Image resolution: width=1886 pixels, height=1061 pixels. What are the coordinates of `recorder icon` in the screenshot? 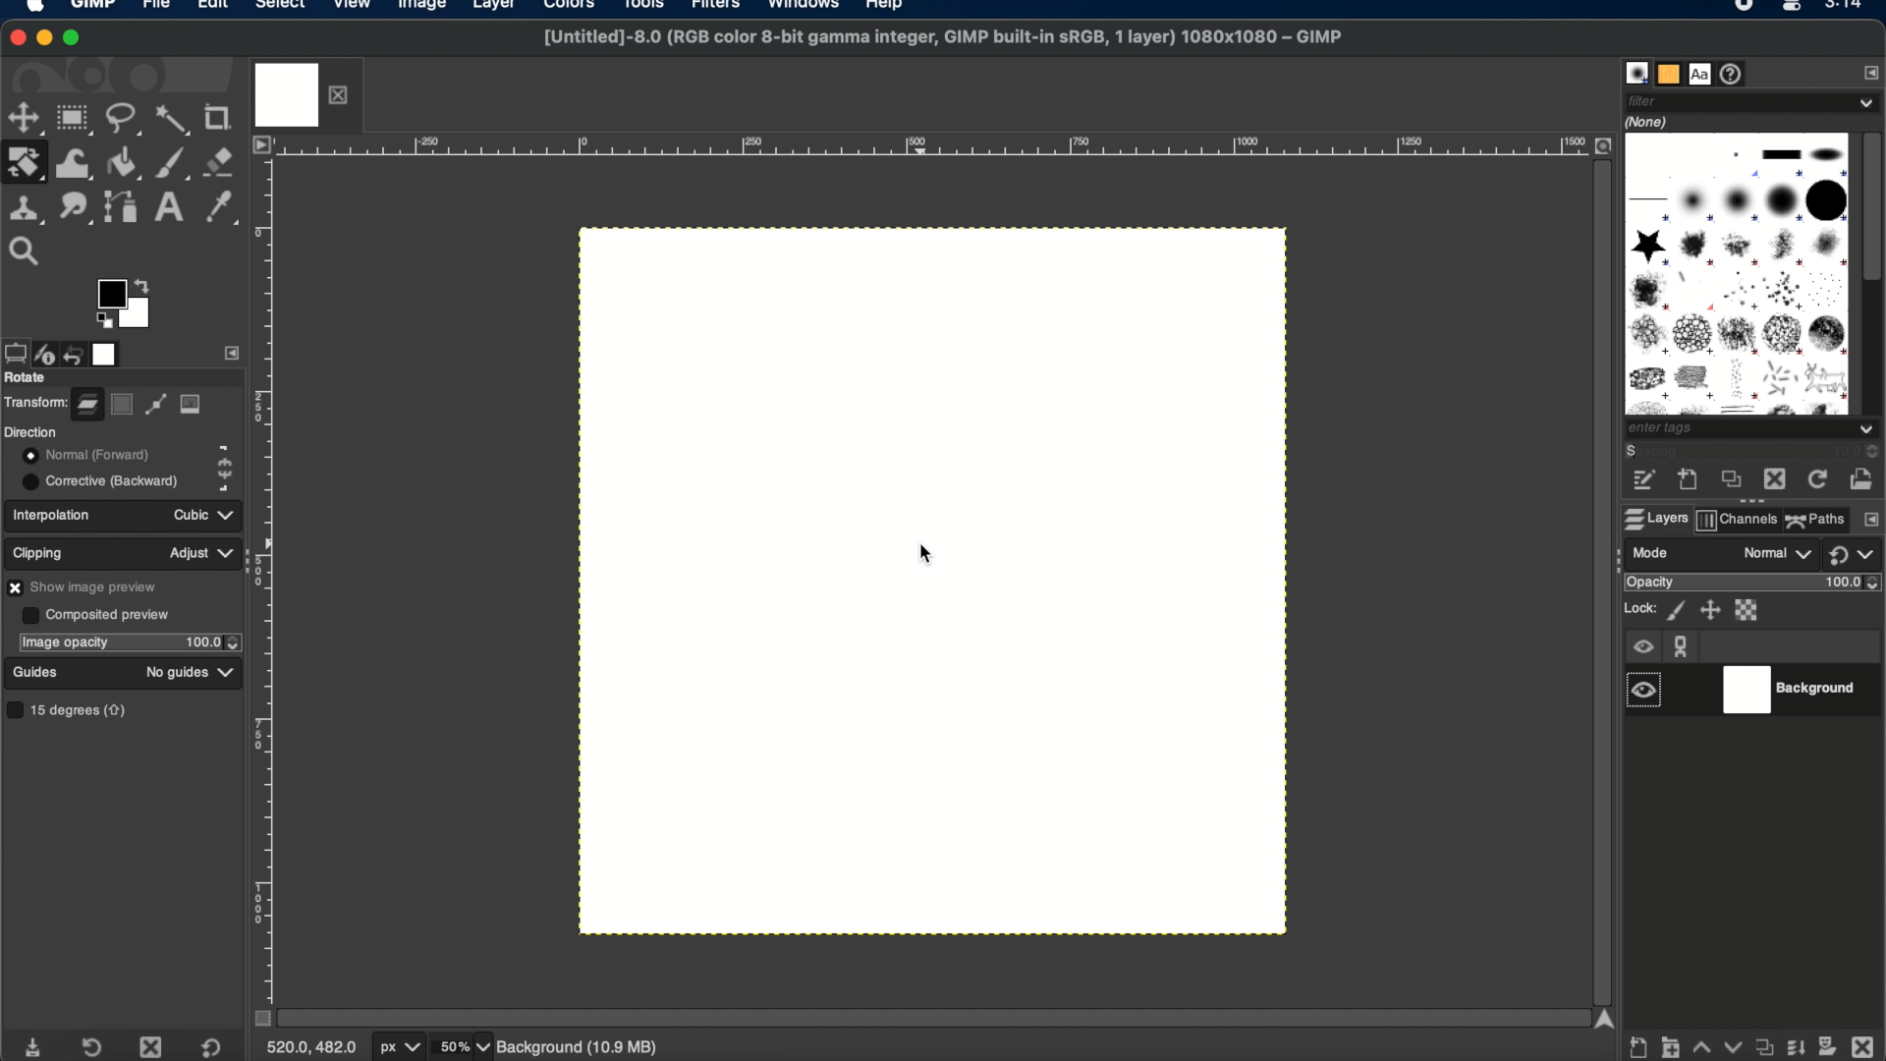 It's located at (1742, 8).